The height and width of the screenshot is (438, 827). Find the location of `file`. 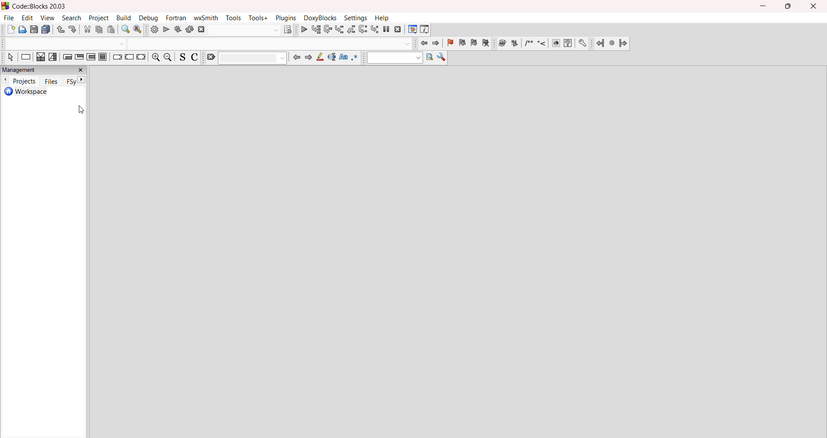

file is located at coordinates (9, 18).